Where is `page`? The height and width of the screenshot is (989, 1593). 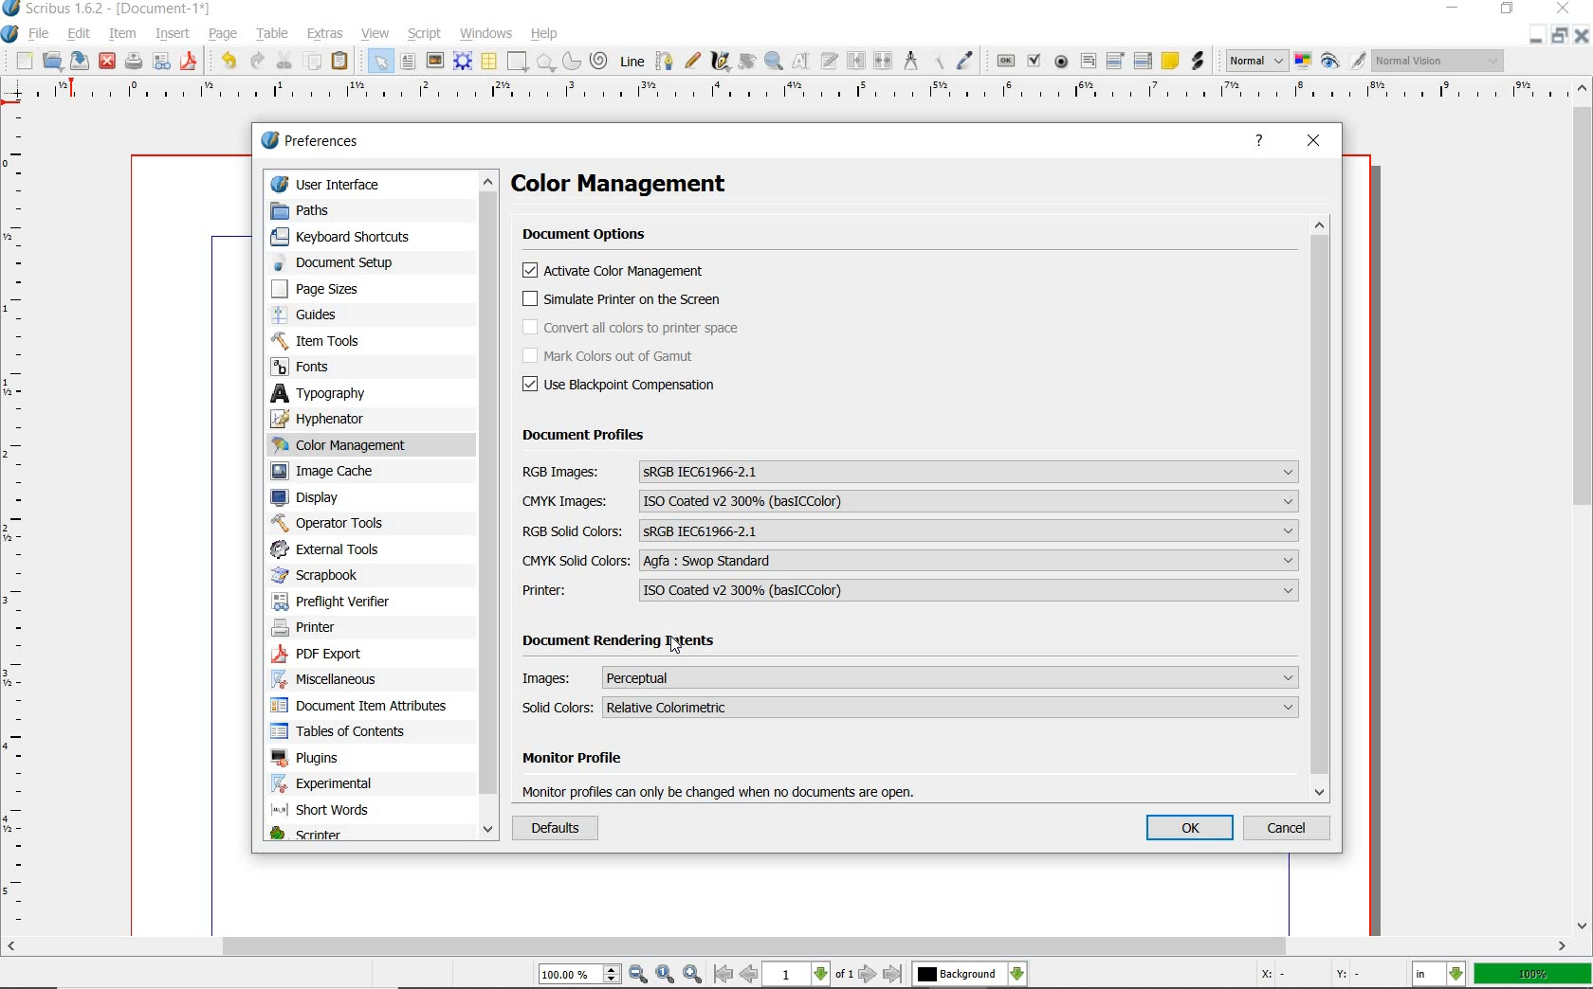 page is located at coordinates (225, 35).